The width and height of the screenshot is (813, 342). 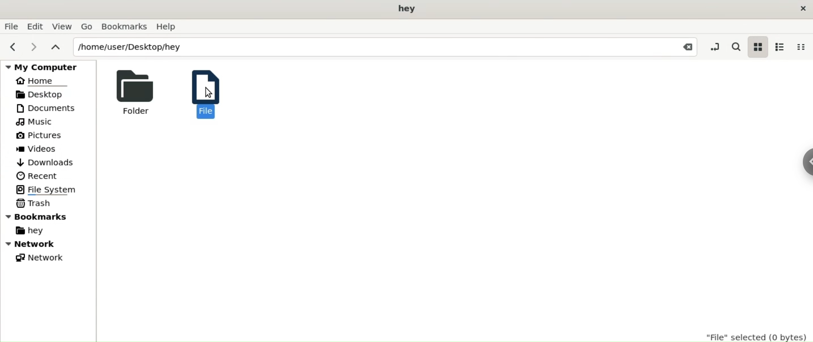 What do you see at coordinates (736, 47) in the screenshot?
I see `search` at bounding box center [736, 47].